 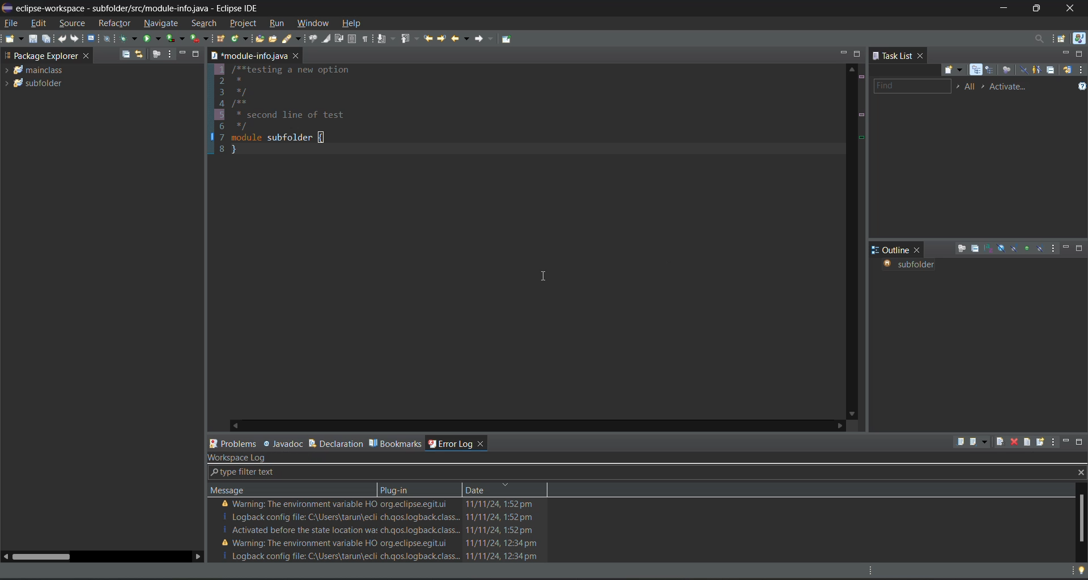 I want to click on focus on work week, so click(x=1008, y=70).